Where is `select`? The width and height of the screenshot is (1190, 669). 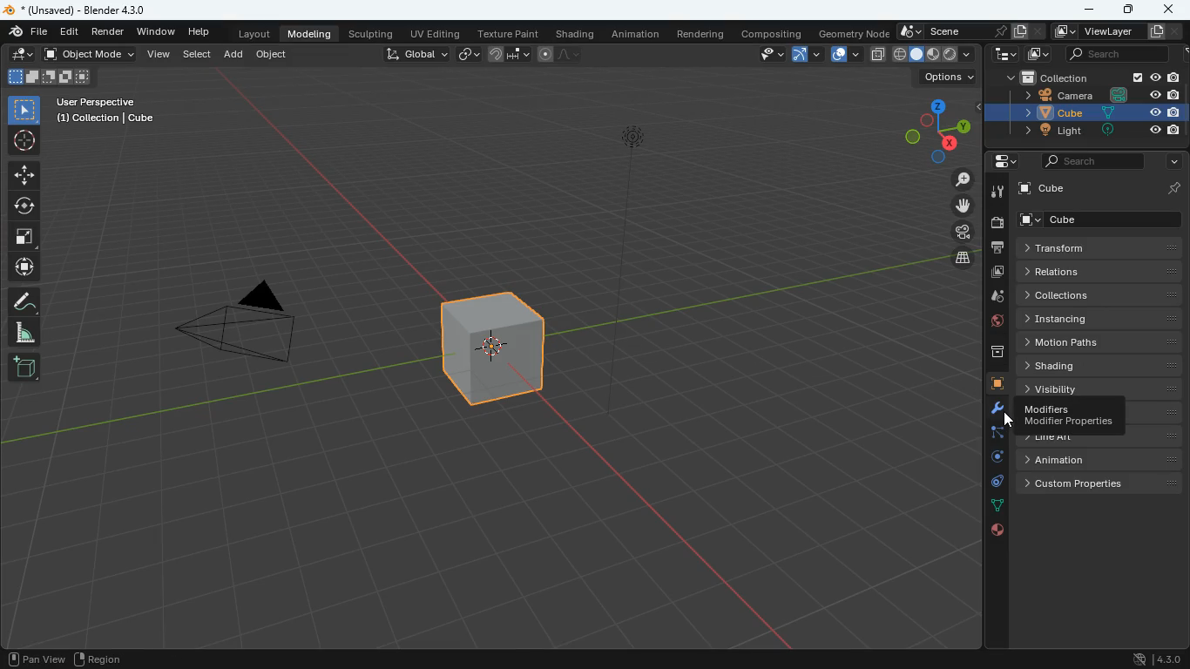
select is located at coordinates (27, 108).